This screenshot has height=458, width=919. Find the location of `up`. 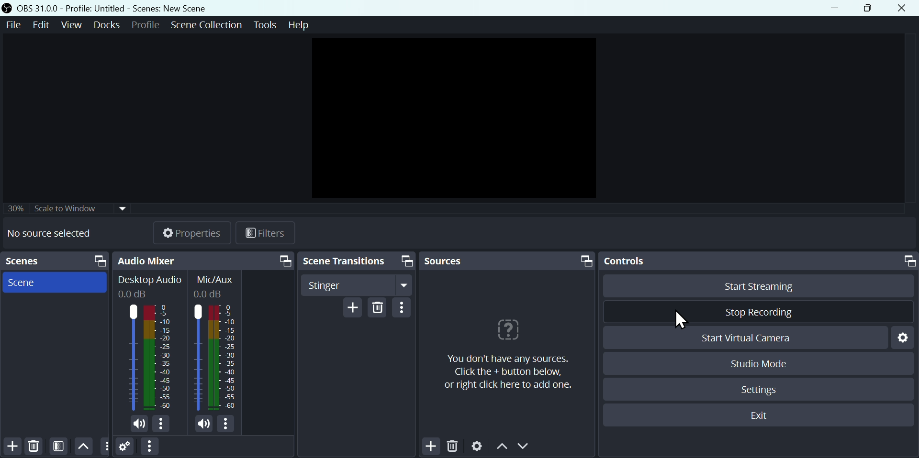

up is located at coordinates (501, 447).